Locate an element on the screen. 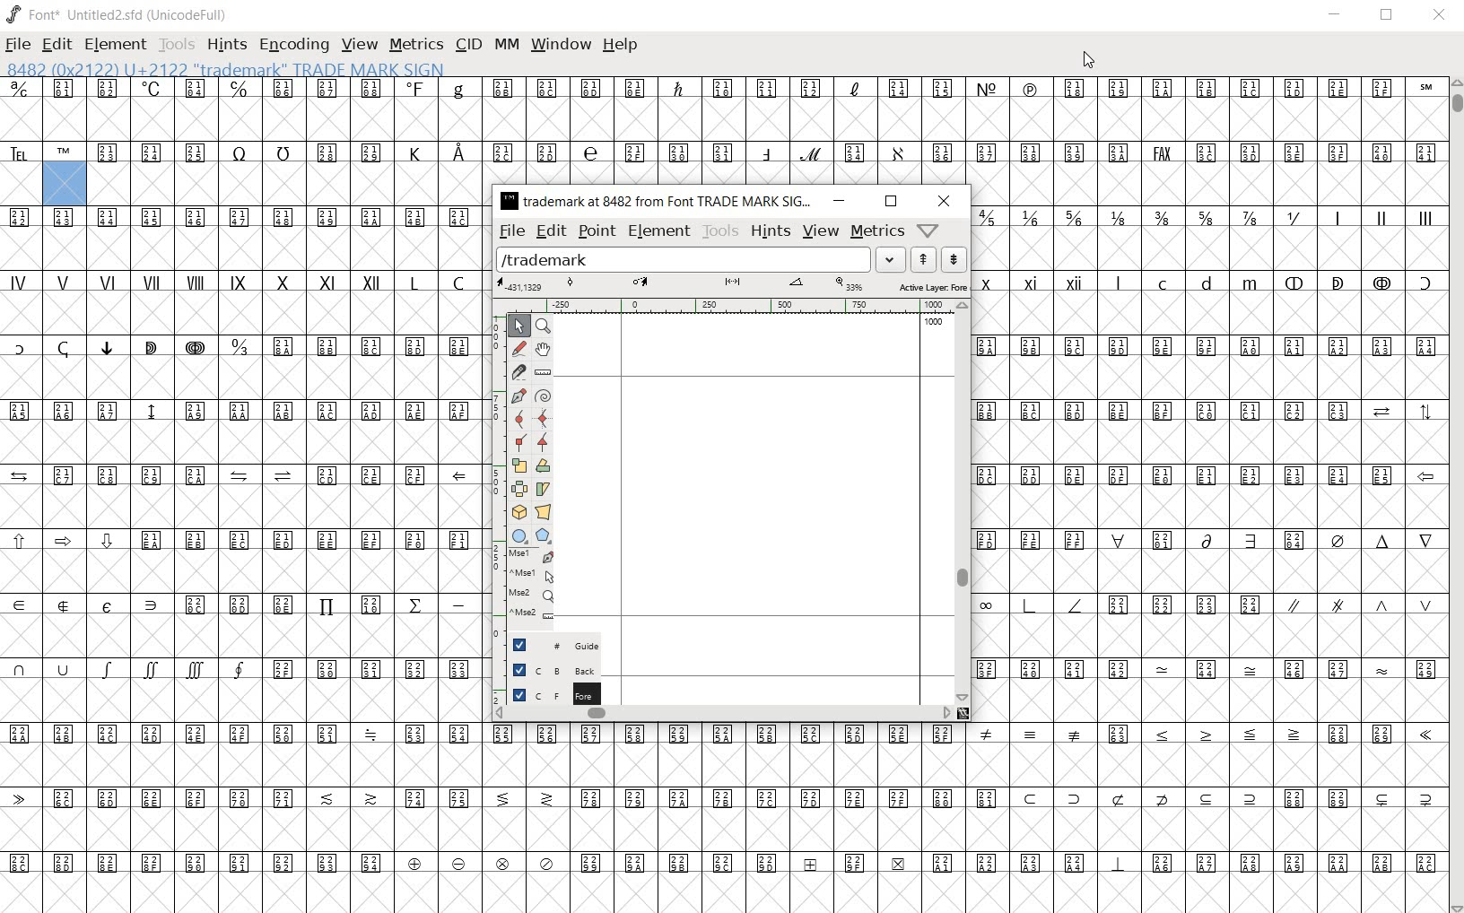 This screenshot has width=1464, height=913. flip the selection is located at coordinates (519, 489).